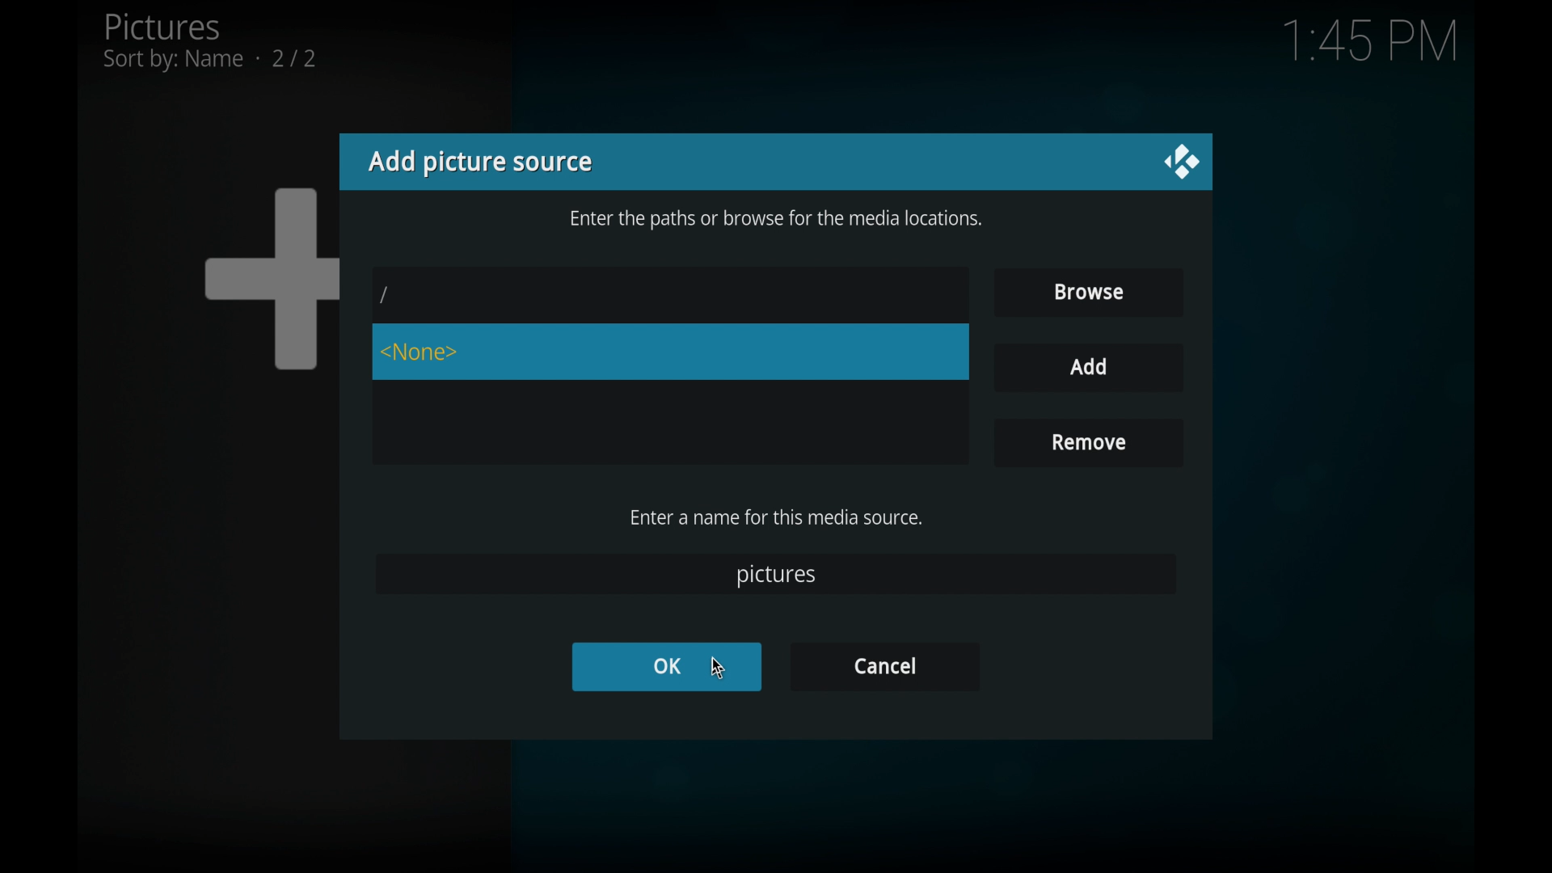  Describe the element at coordinates (1088, 368) in the screenshot. I see `add` at that location.